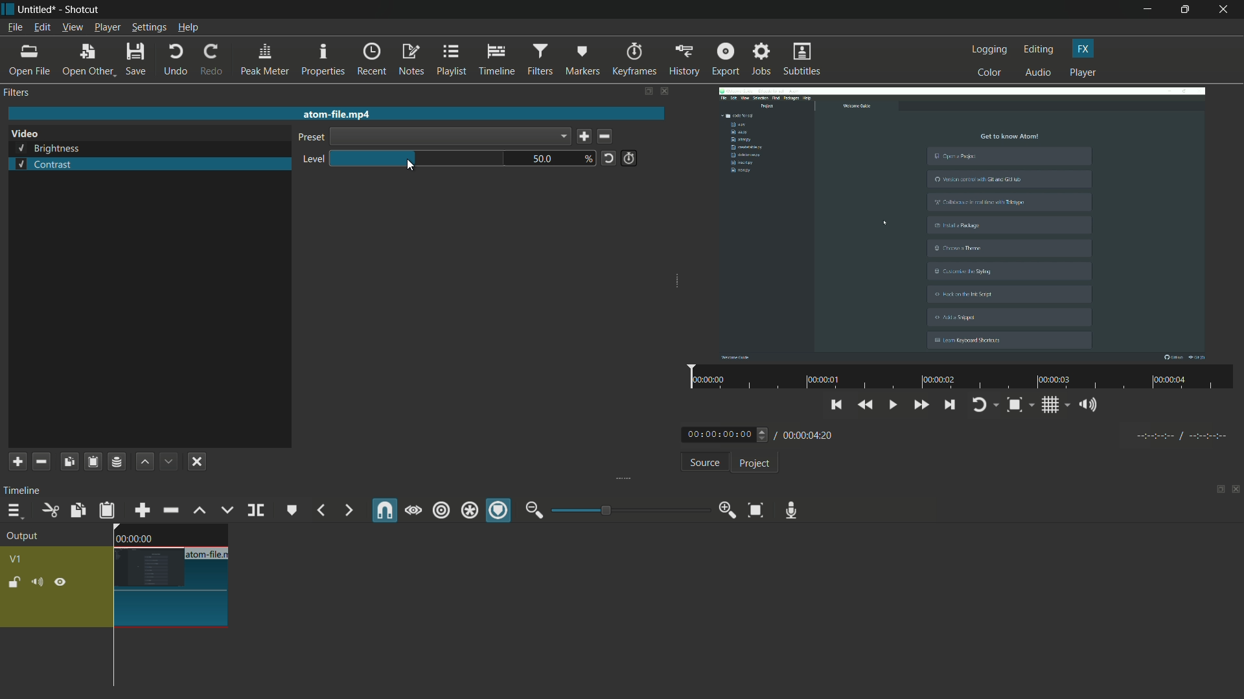  I want to click on zoom in, so click(724, 511).